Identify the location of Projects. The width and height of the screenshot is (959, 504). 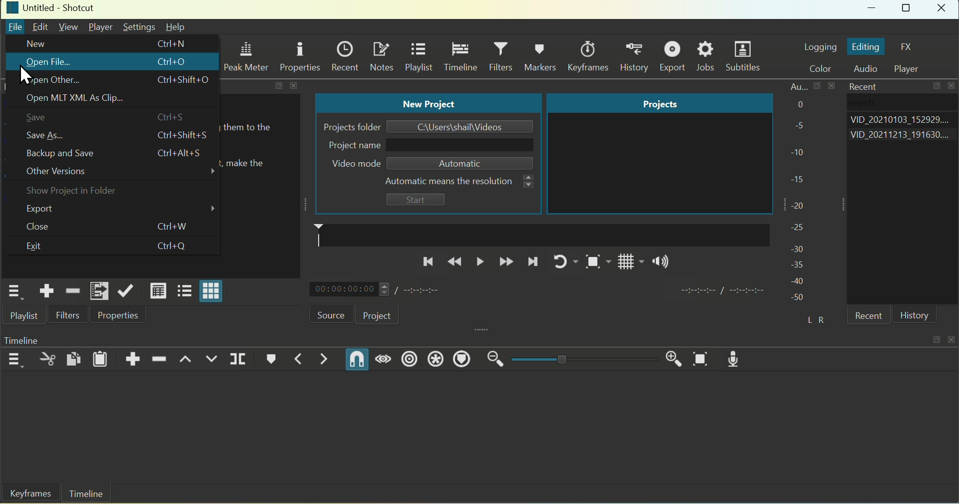
(659, 103).